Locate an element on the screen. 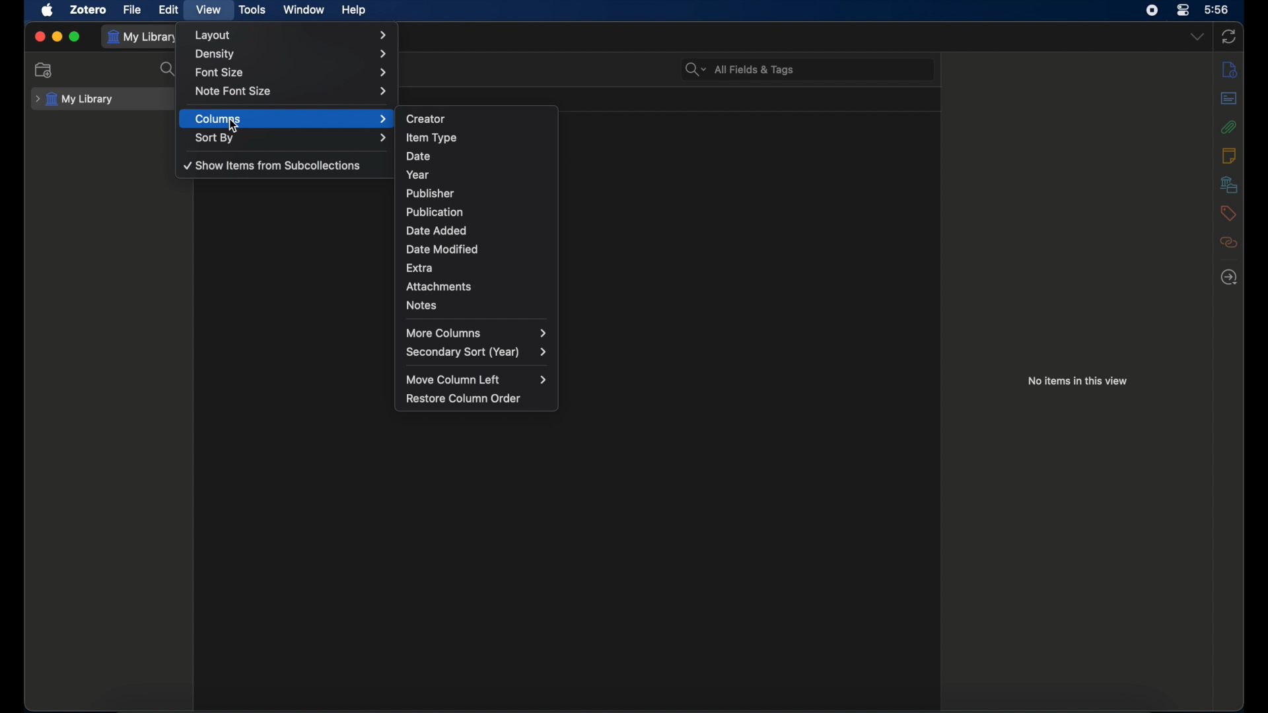 This screenshot has width=1268, height=713. close is located at coordinates (40, 36).